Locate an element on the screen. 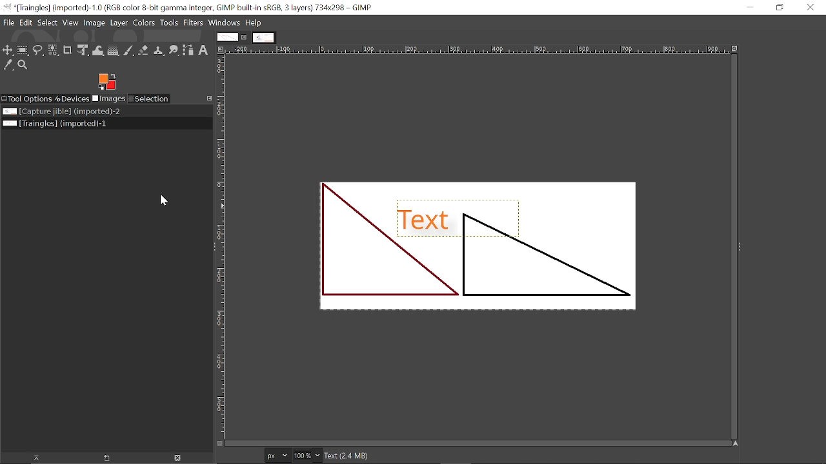 This screenshot has width=826, height=464. Help is located at coordinates (254, 23).